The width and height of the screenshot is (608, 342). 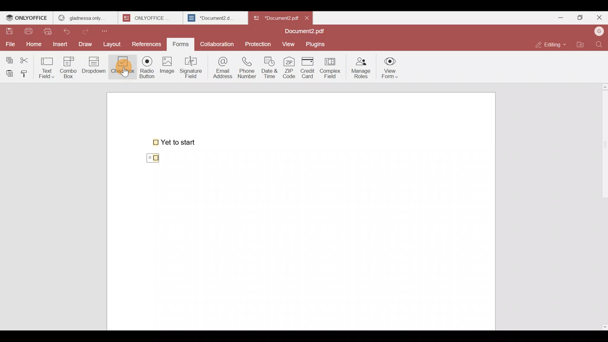 What do you see at coordinates (155, 157) in the screenshot?
I see `Checkbox` at bounding box center [155, 157].